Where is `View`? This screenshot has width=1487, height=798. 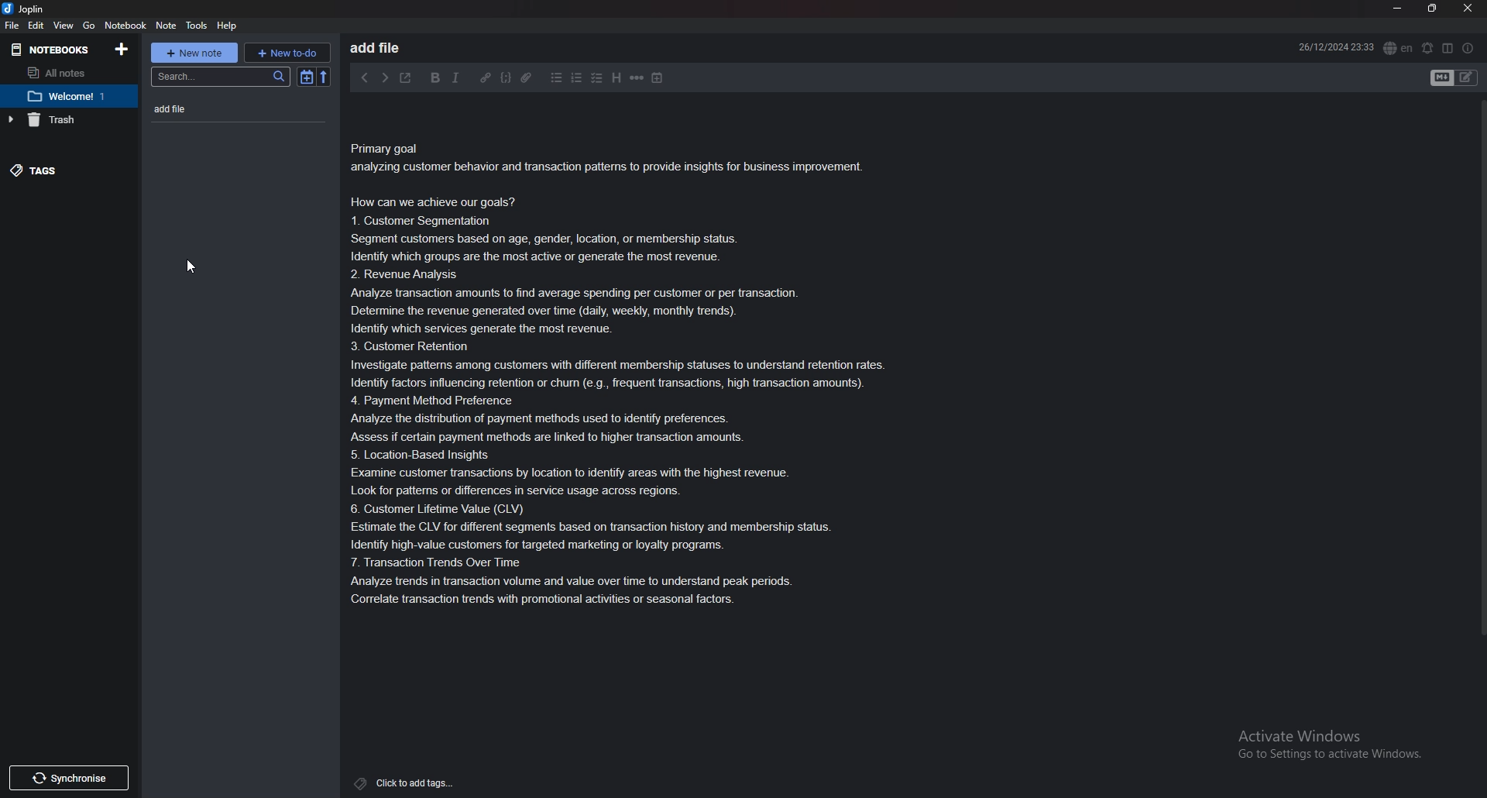 View is located at coordinates (65, 26).